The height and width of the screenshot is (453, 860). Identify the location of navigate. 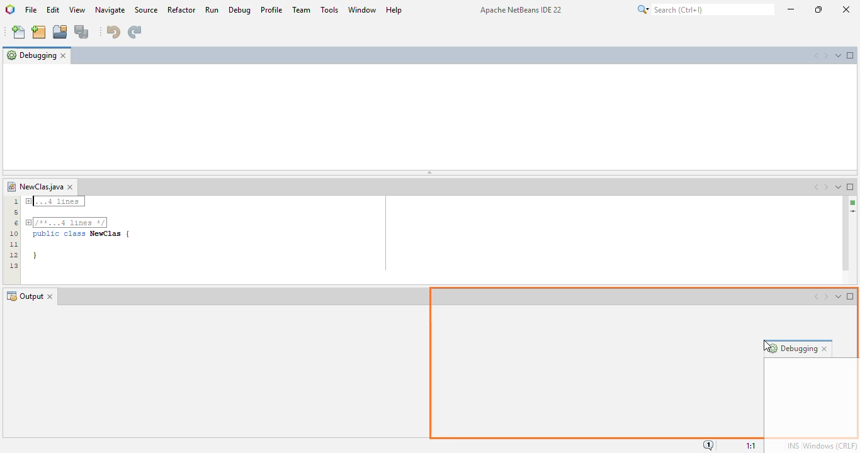
(111, 10).